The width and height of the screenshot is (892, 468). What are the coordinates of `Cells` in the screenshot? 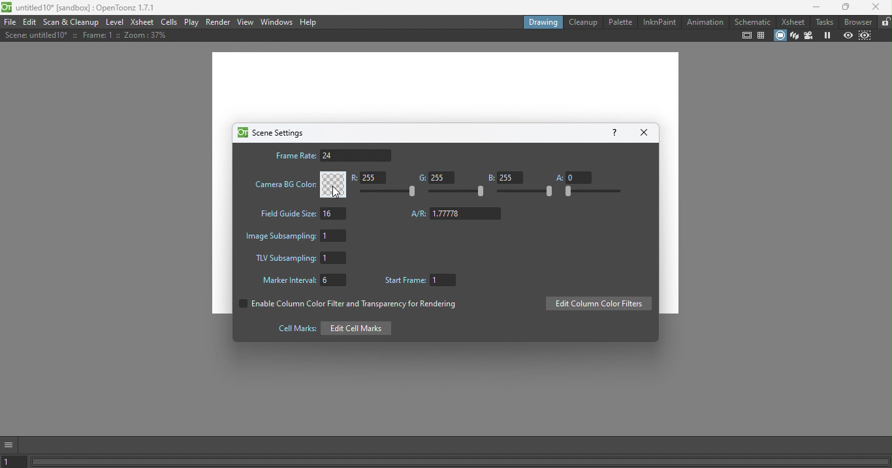 It's located at (170, 22).